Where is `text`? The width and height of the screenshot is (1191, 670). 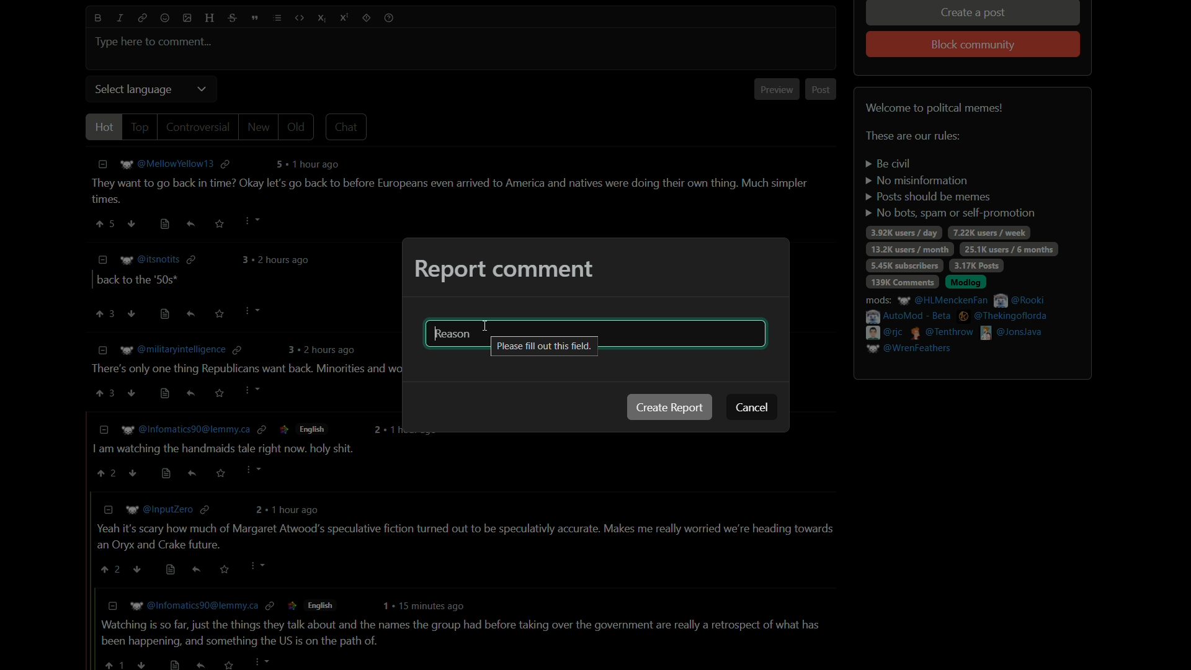 text is located at coordinates (913, 136).